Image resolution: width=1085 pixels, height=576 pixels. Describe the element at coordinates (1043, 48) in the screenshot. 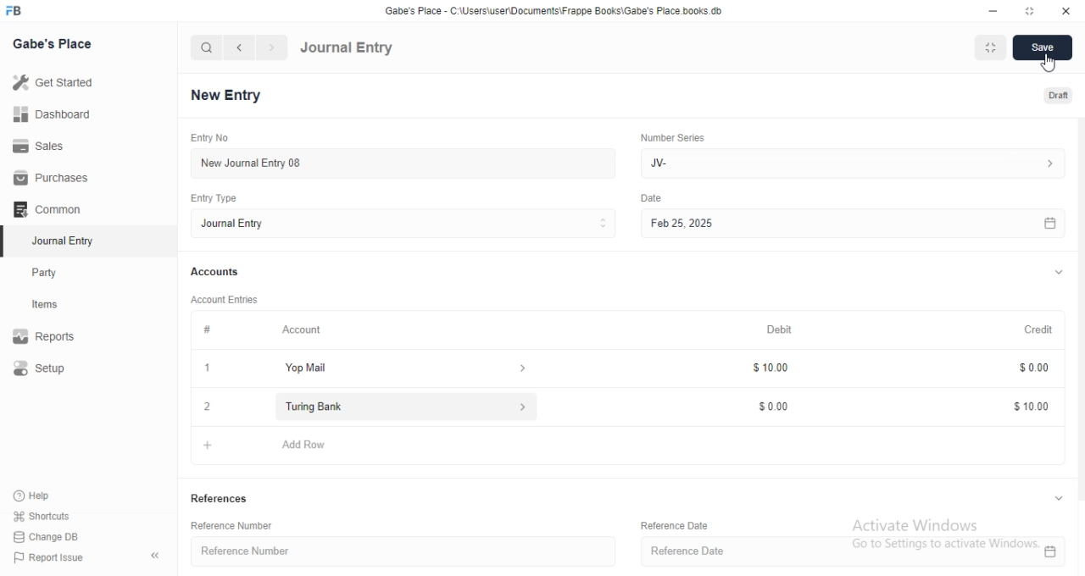

I see `Save` at that location.